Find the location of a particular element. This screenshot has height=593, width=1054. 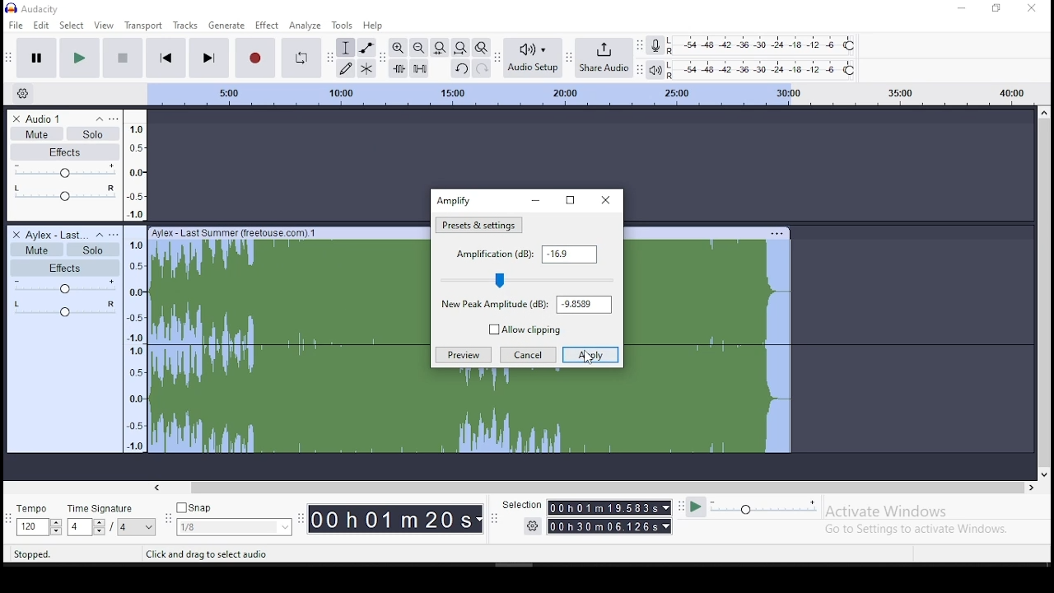

share audio is located at coordinates (606, 56).